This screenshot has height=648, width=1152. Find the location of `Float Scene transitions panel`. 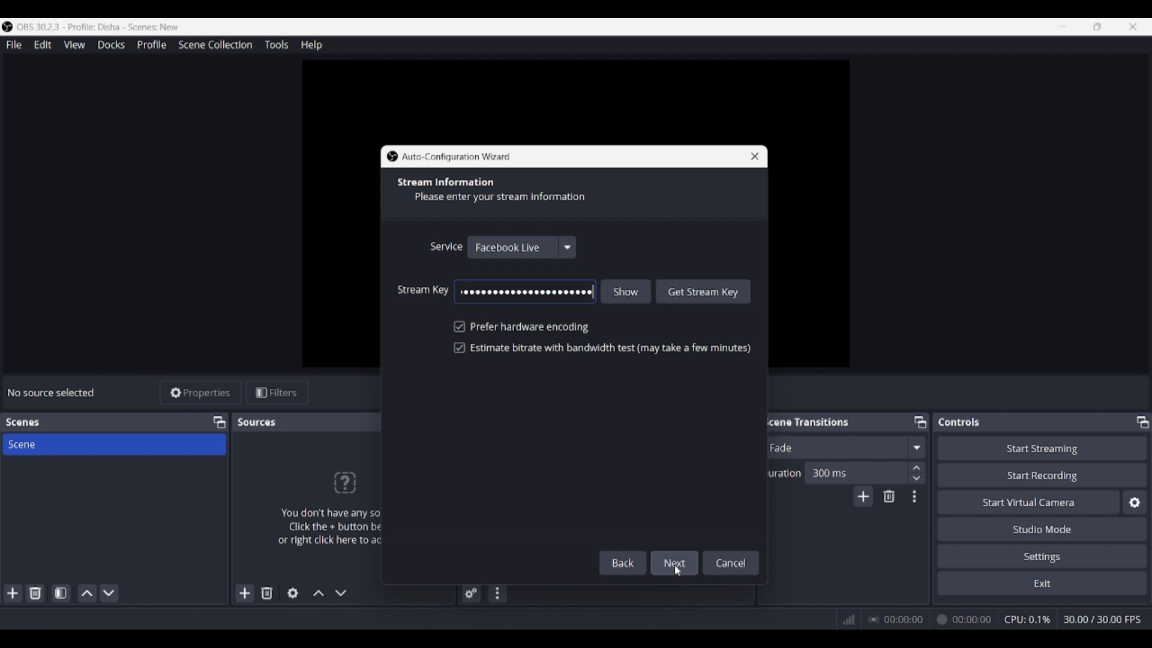

Float Scene transitions panel is located at coordinates (920, 422).